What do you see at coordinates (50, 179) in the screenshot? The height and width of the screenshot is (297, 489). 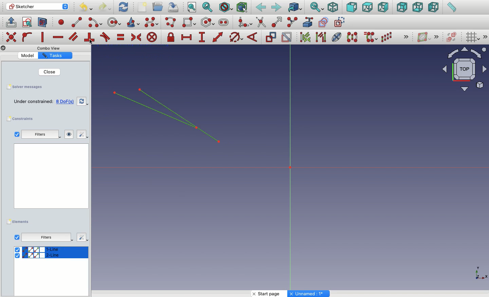 I see `` at bounding box center [50, 179].